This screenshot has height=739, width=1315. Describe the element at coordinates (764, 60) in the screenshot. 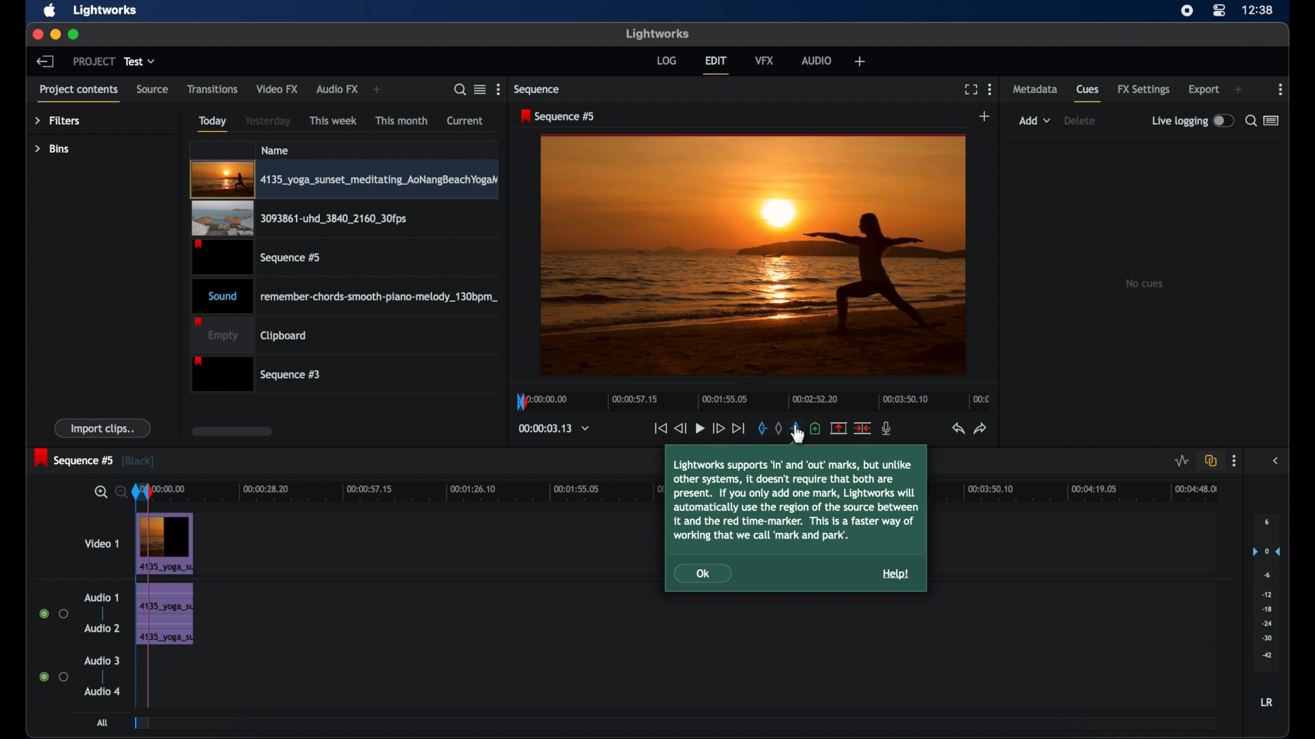

I see `vfx` at that location.